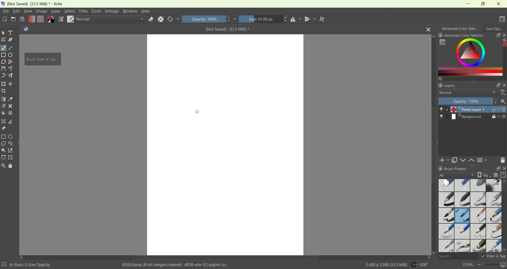  I want to click on filter, so click(503, 93).